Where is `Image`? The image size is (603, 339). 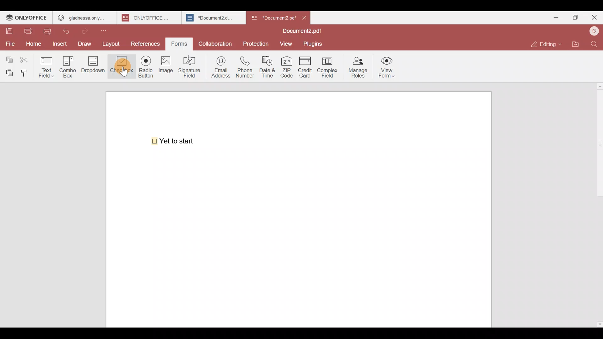
Image is located at coordinates (166, 69).